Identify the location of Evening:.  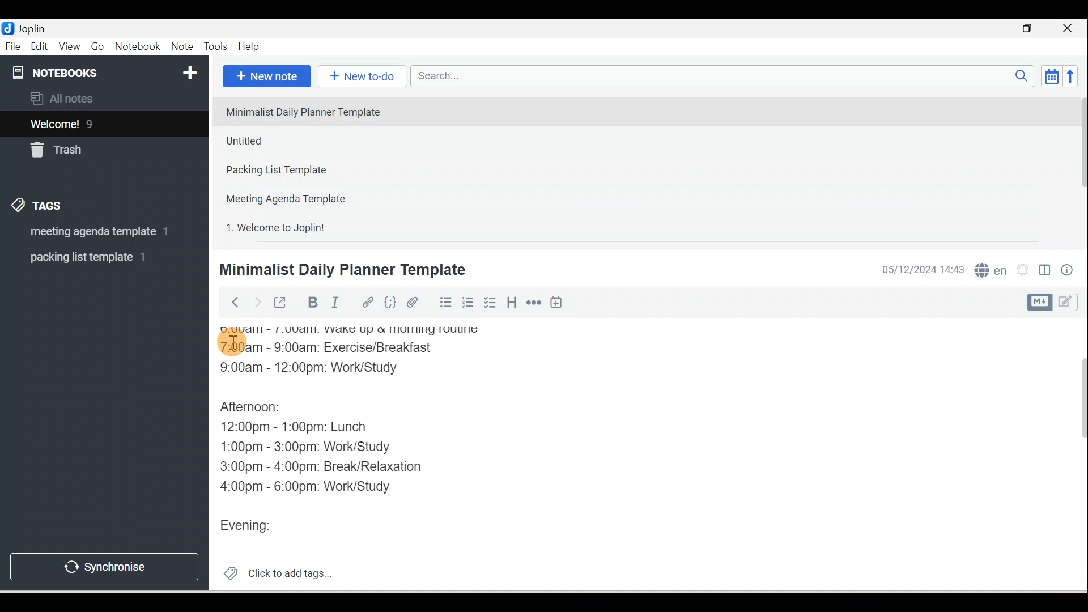
(253, 528).